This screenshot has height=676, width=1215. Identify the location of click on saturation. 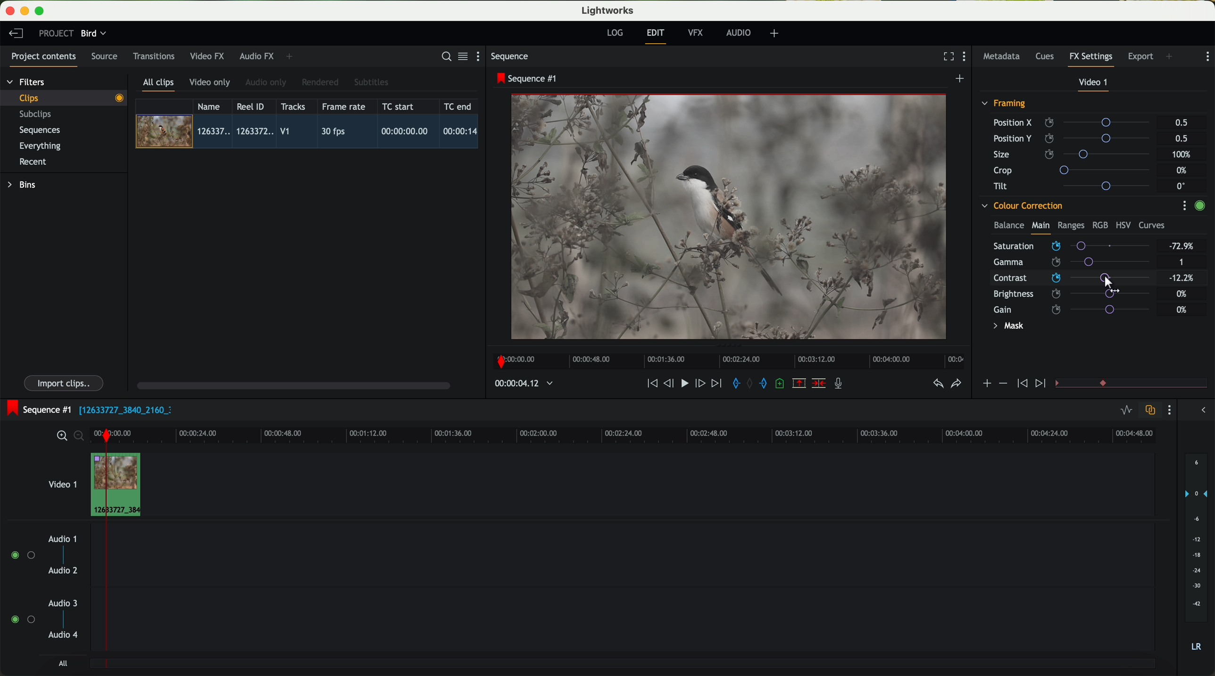
(1067, 262).